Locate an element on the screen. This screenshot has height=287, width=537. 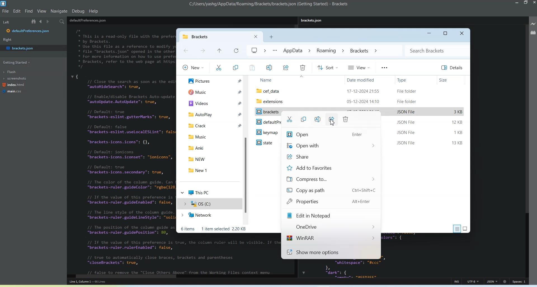
Go Forward is located at coordinates (202, 51).